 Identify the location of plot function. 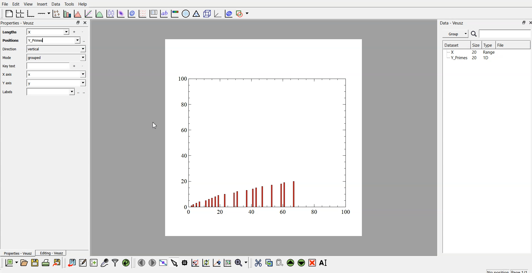
(99, 14).